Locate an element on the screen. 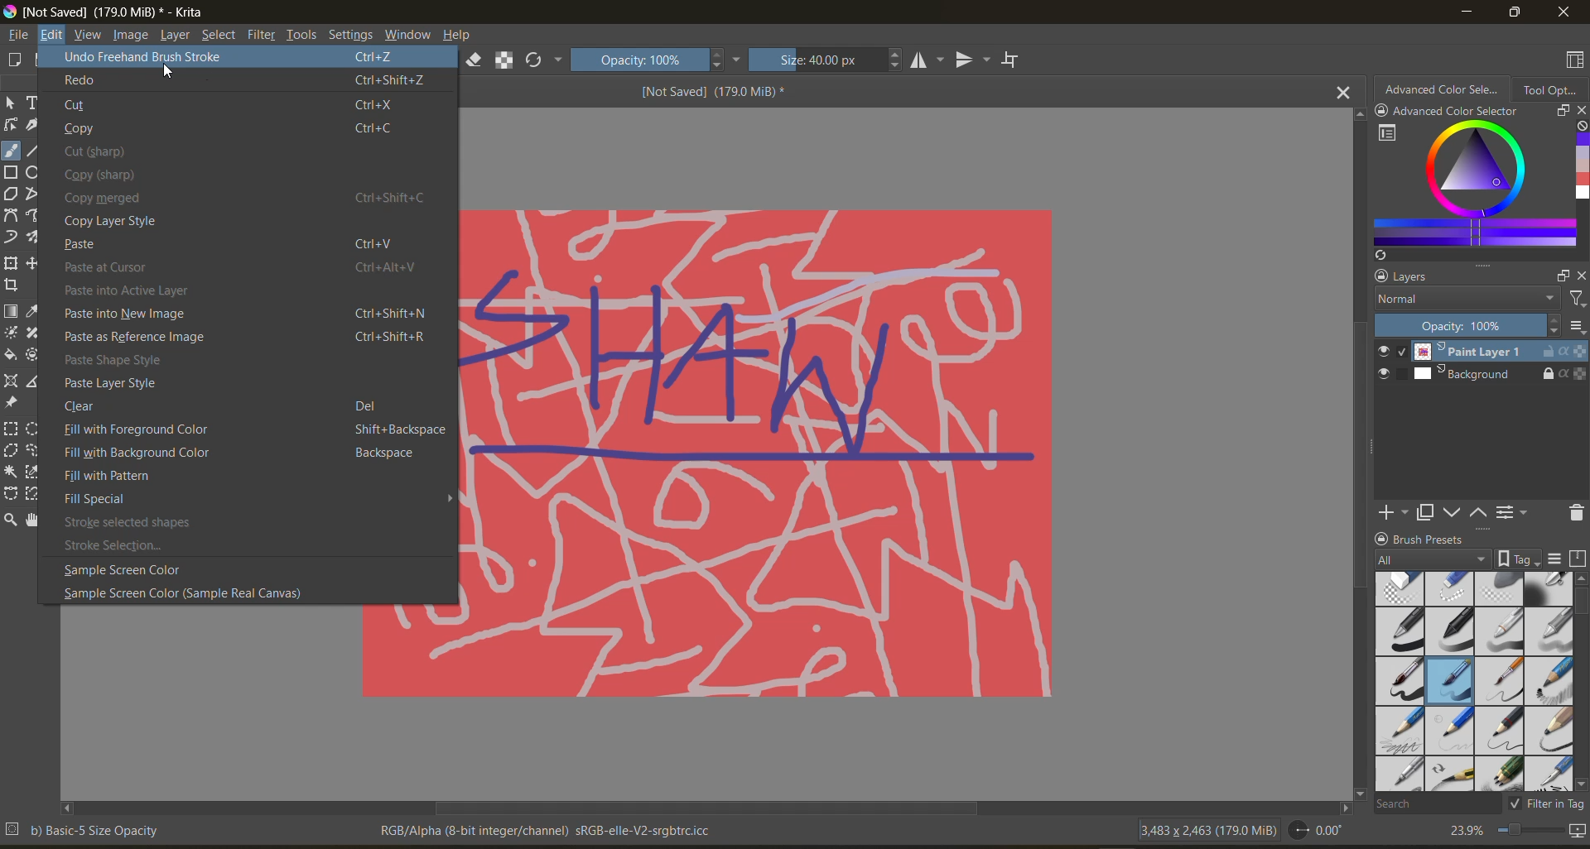 This screenshot has height=849, width=1590. maximize is located at coordinates (1515, 13).